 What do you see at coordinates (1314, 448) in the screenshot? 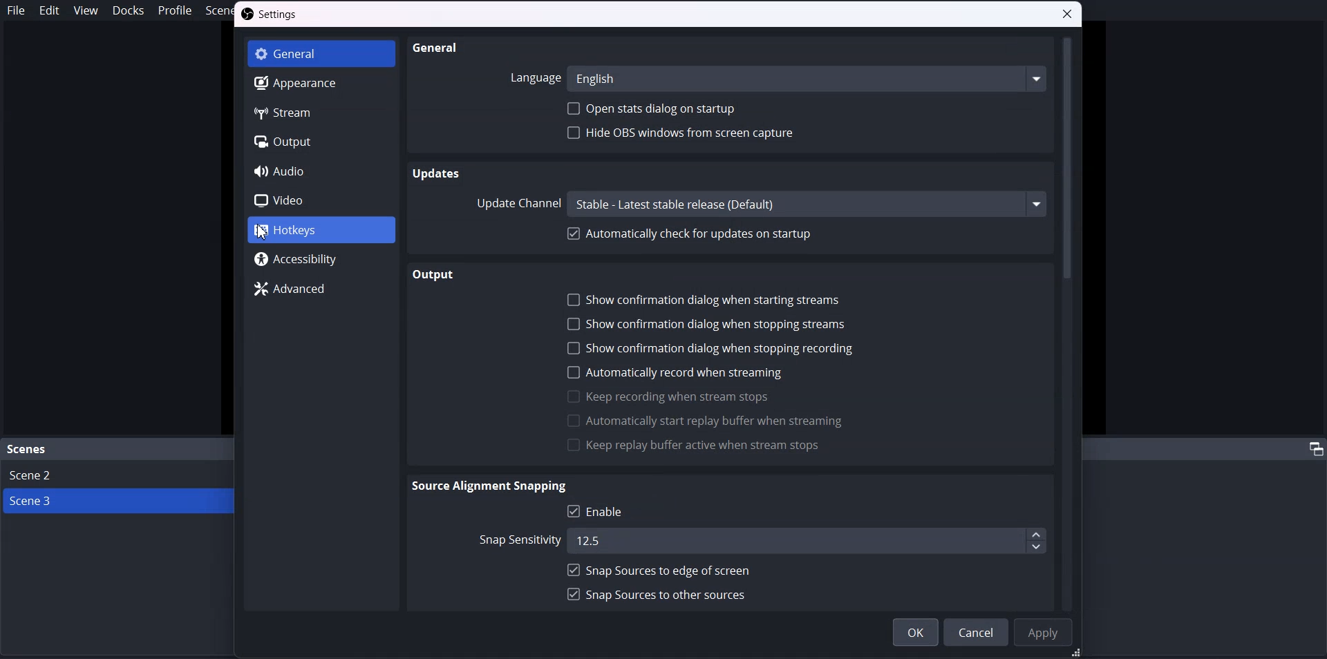
I see `adjust tab` at bounding box center [1314, 448].